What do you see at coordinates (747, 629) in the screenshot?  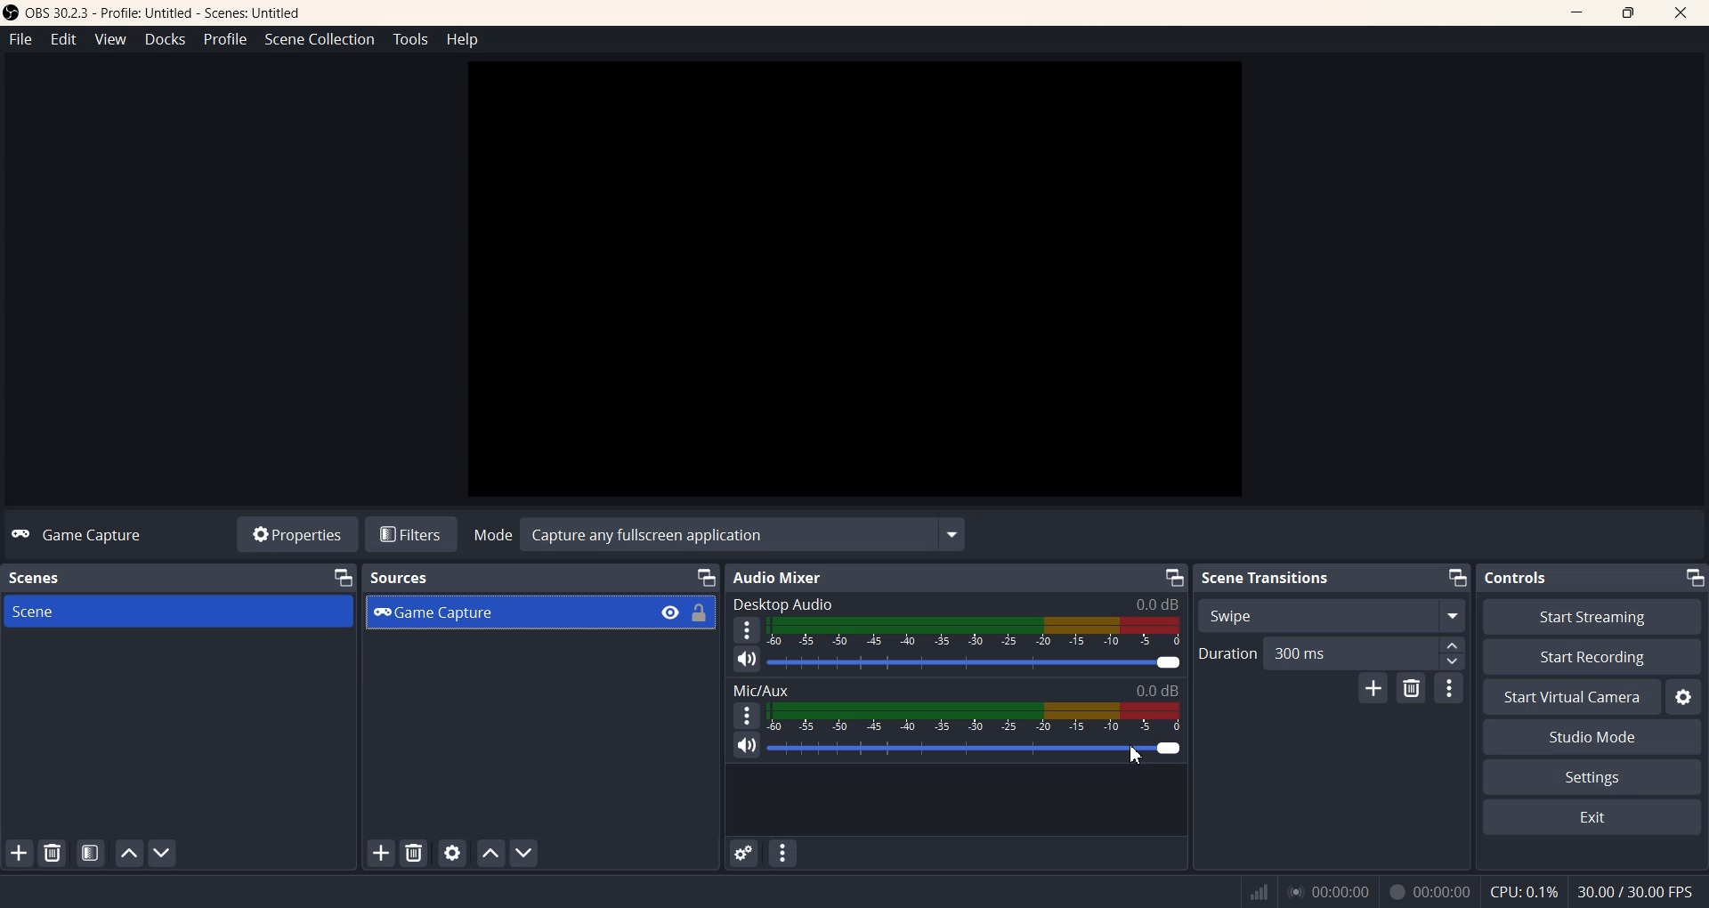 I see `More` at bounding box center [747, 629].